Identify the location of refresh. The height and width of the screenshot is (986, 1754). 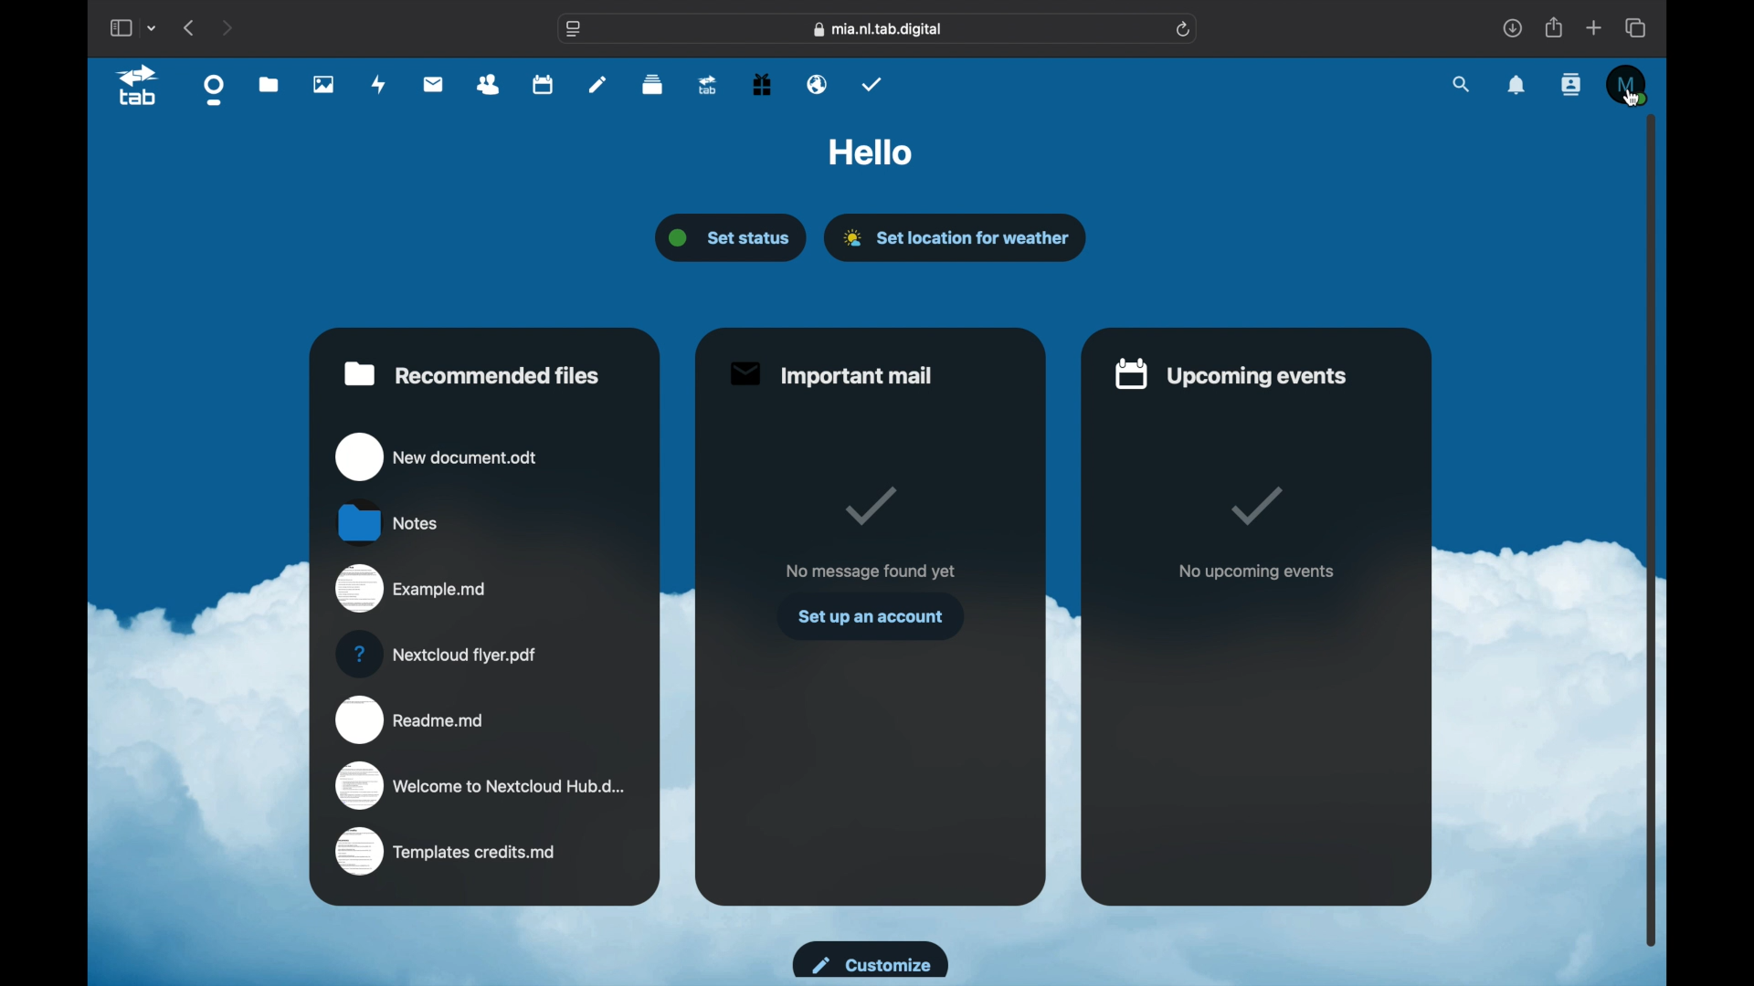
(1185, 29).